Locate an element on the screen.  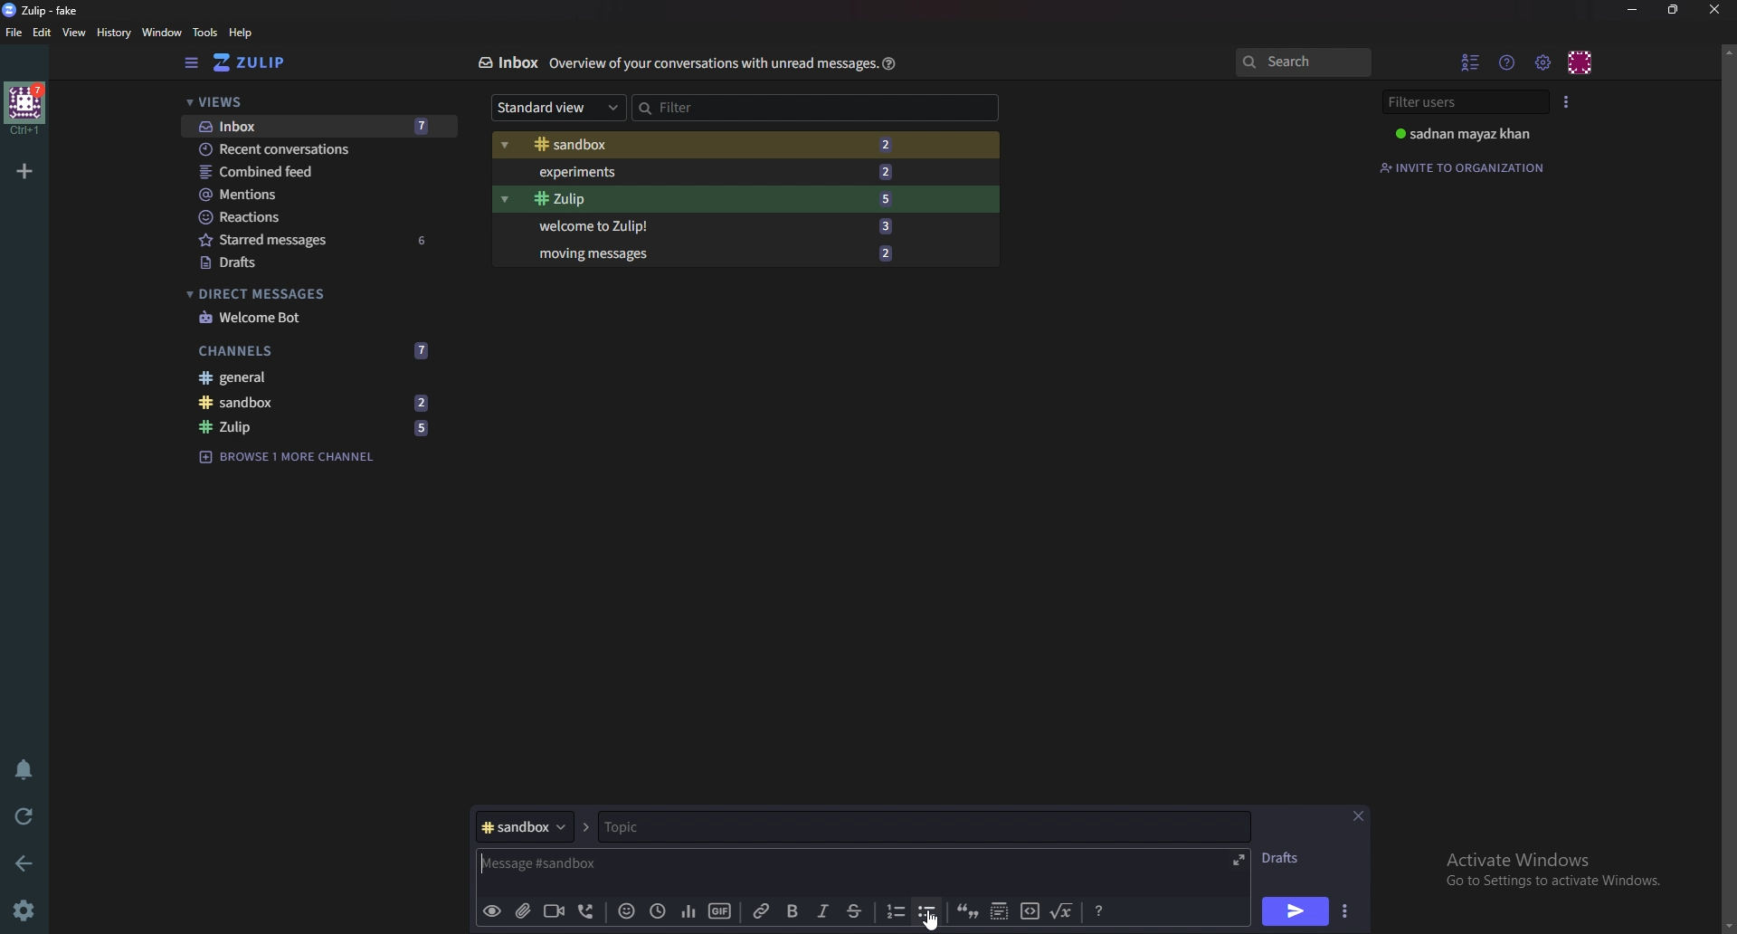
User list style is located at coordinates (1566, 101).